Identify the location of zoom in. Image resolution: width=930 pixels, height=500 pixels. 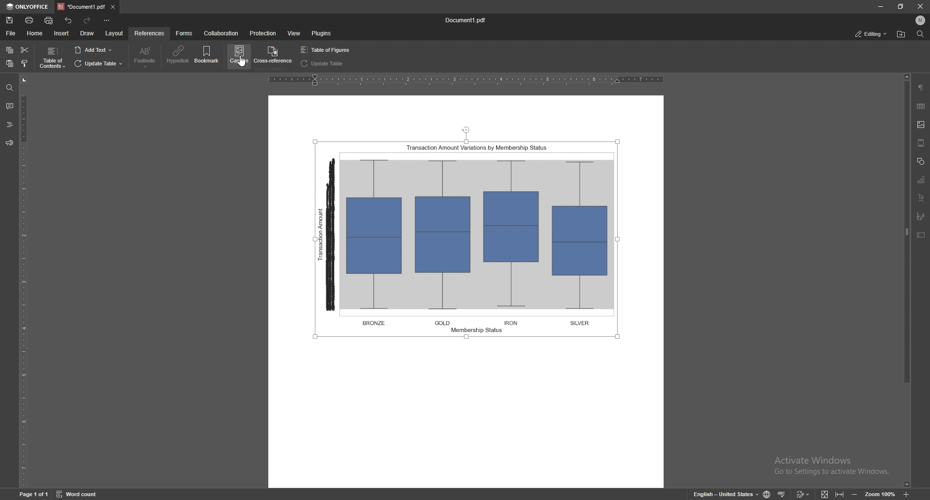
(906, 493).